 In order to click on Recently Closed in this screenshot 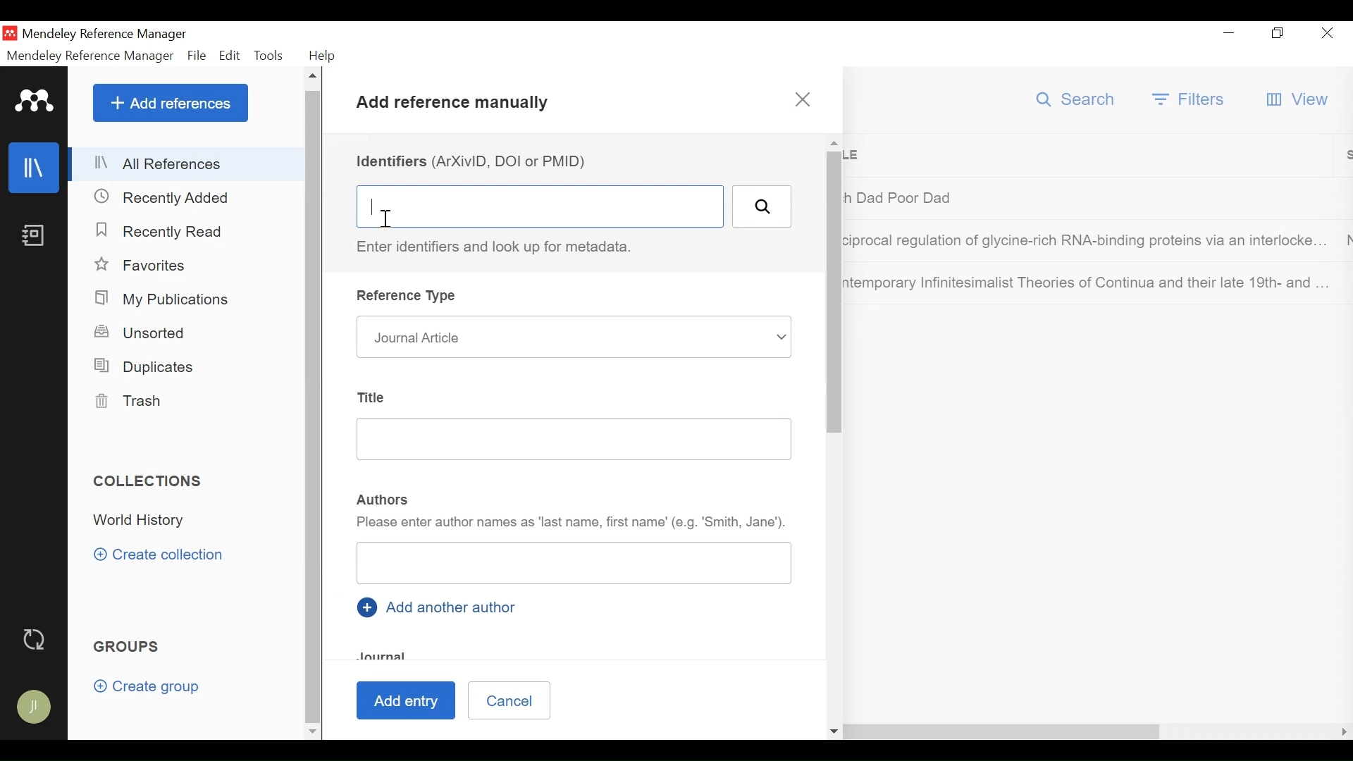, I will do `click(163, 198)`.